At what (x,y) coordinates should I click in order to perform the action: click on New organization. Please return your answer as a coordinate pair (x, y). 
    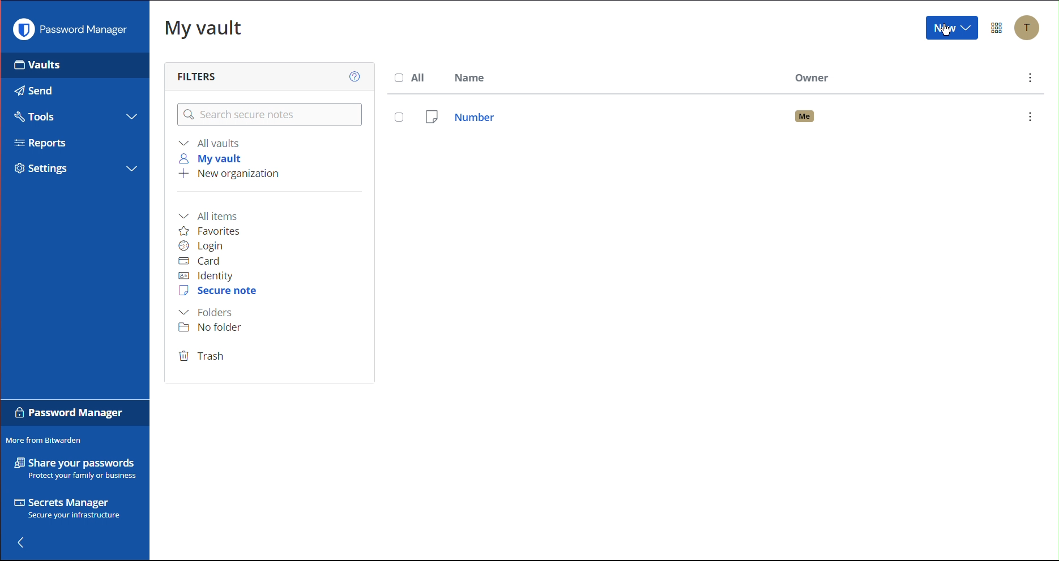
    Looking at the image, I should click on (228, 175).